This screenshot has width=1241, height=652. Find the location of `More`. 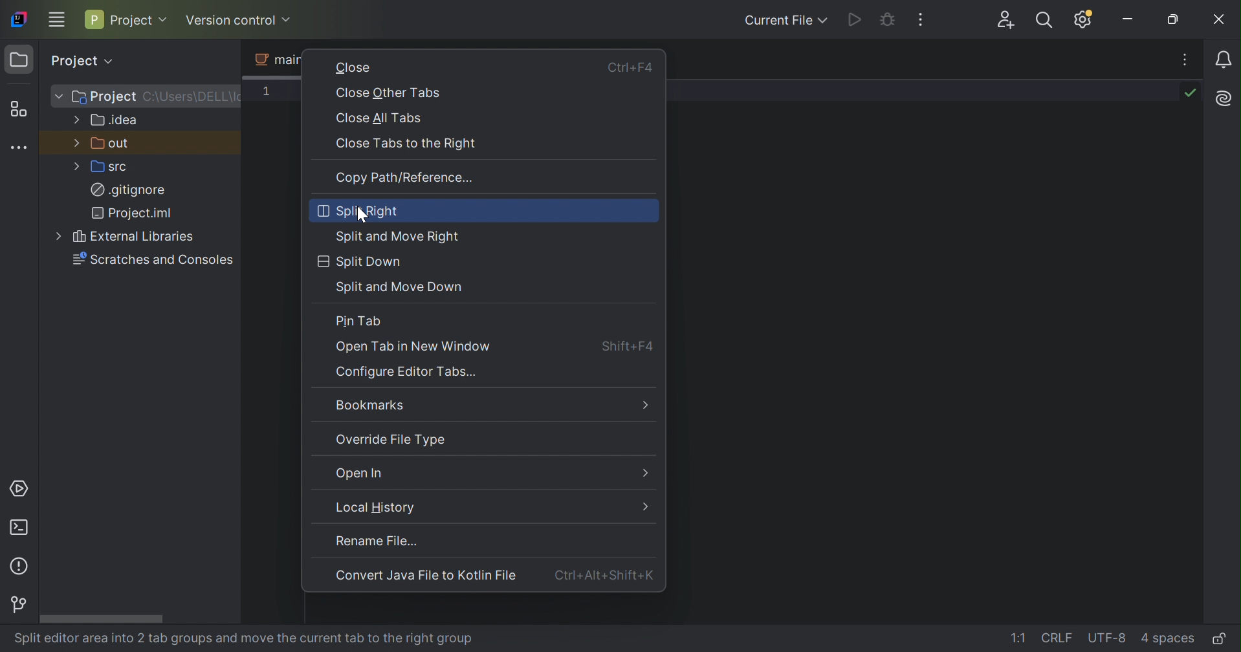

More is located at coordinates (642, 473).